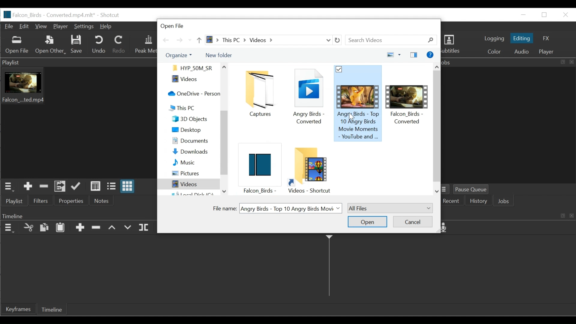 The width and height of the screenshot is (576, 324). I want to click on more options, so click(400, 54).